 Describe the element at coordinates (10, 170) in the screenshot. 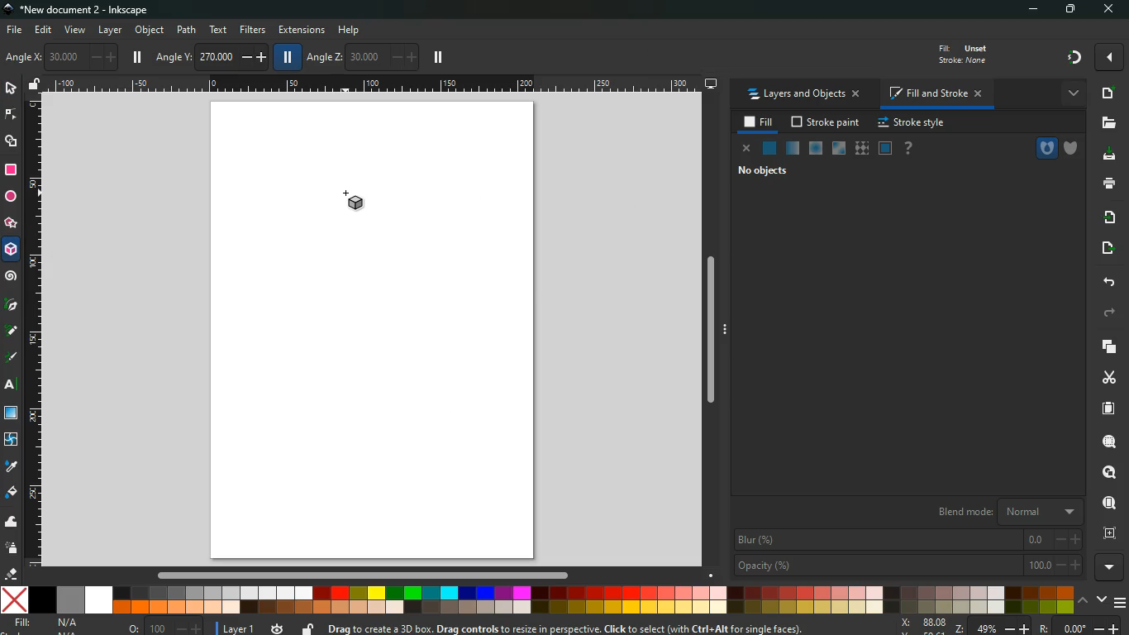

I see `rectangle` at that location.